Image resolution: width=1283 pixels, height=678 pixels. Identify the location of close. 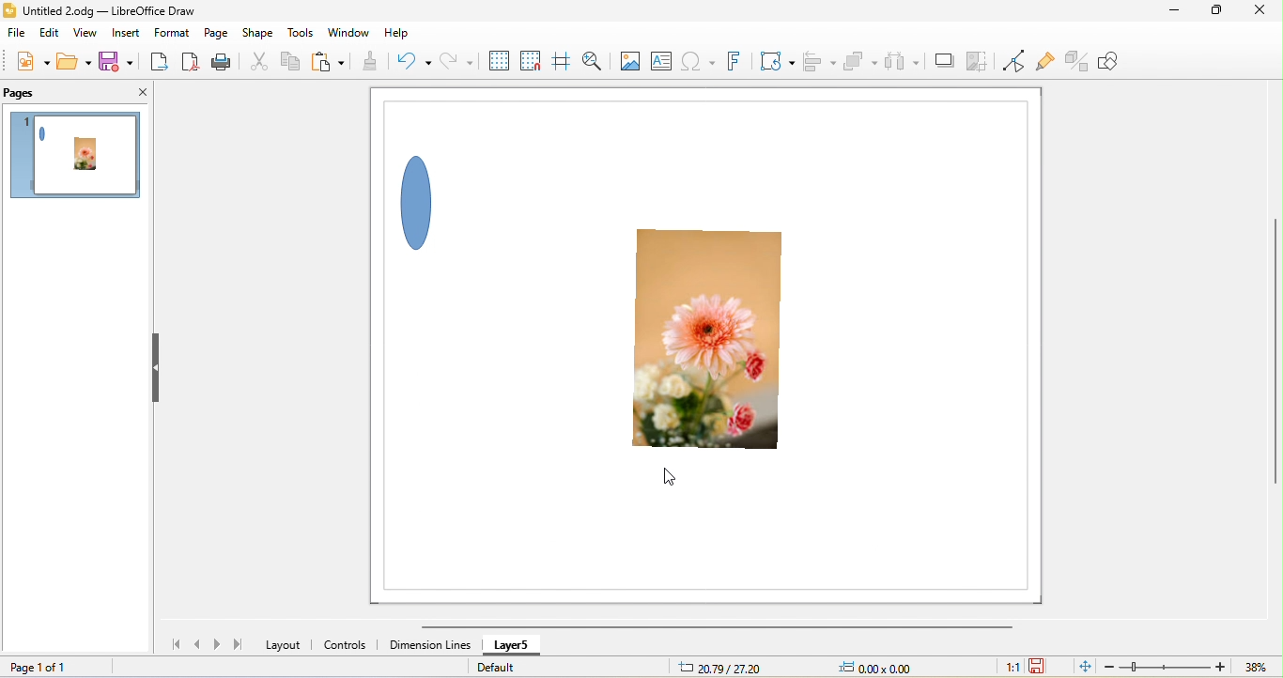
(1258, 13).